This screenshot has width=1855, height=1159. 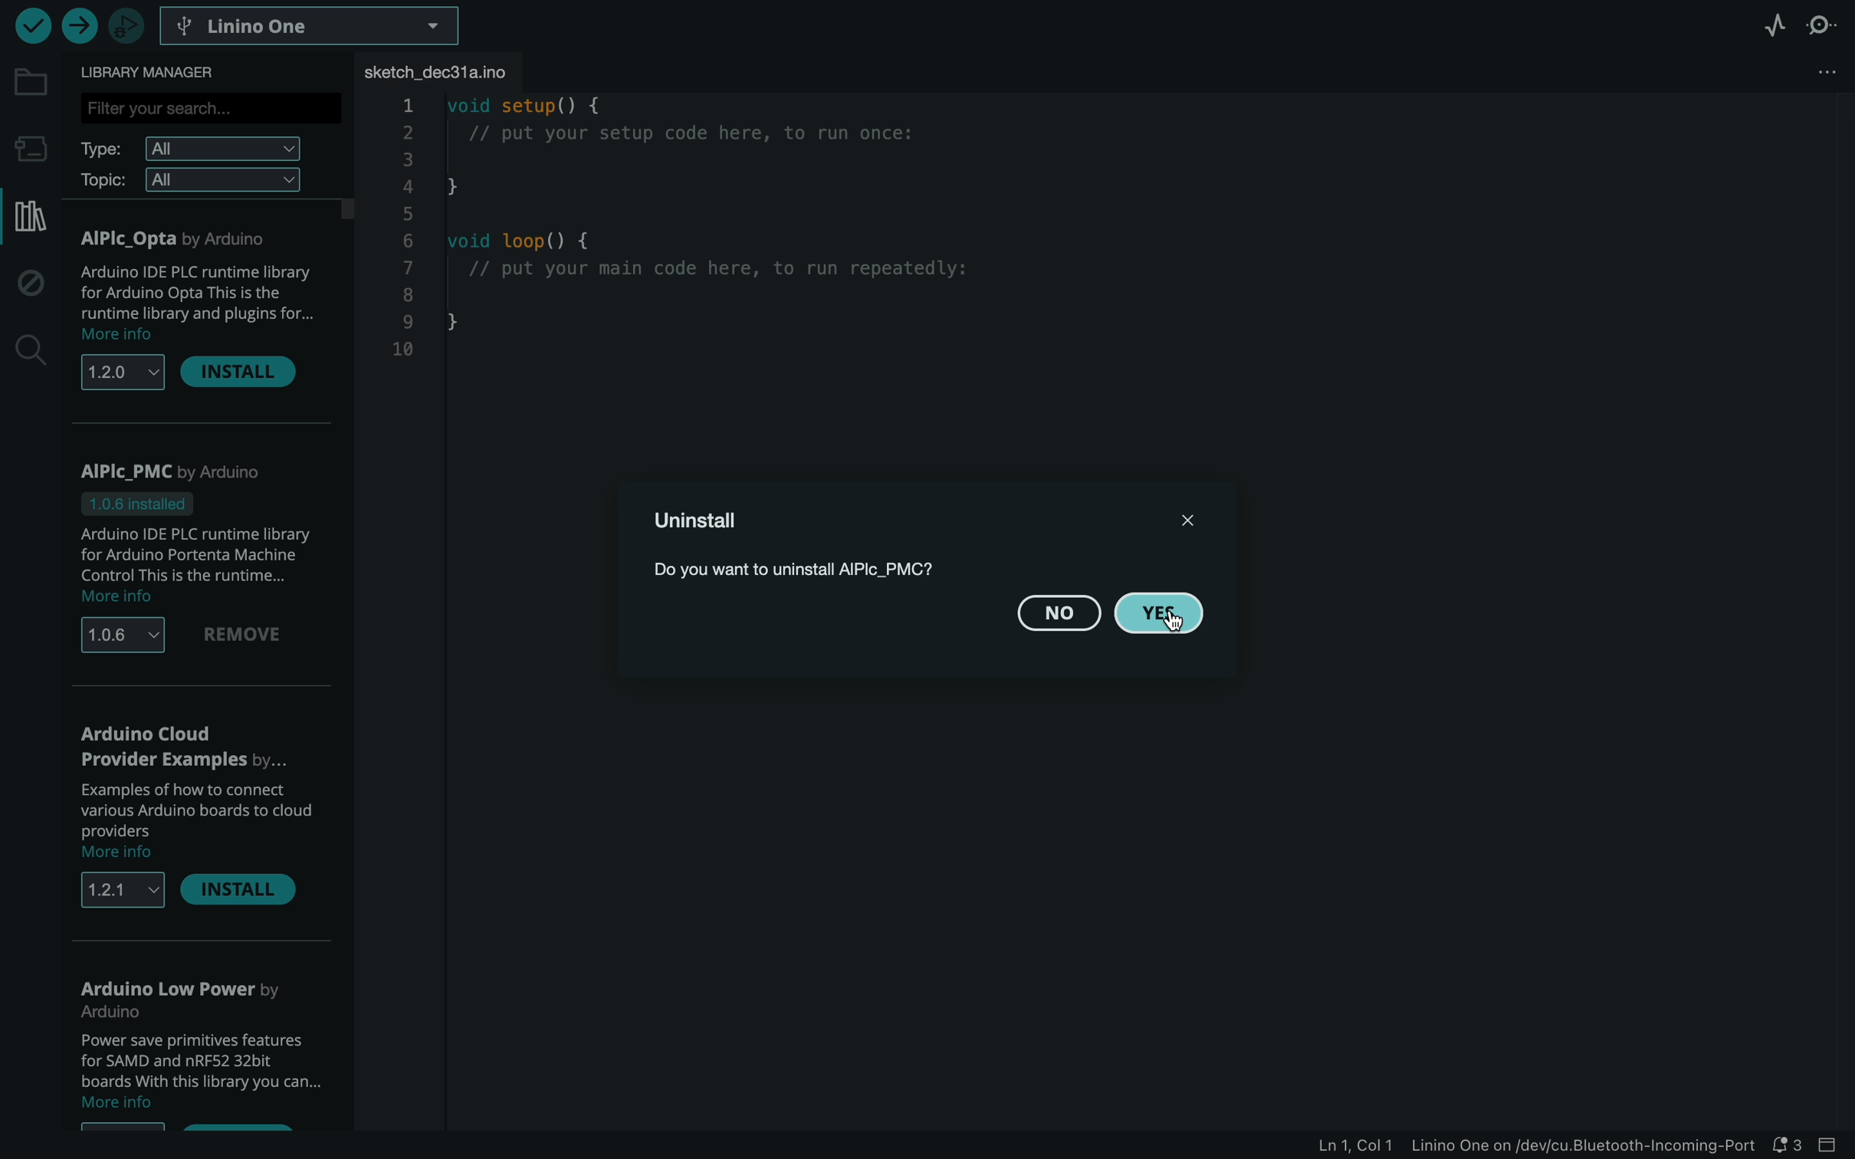 I want to click on library manager, so click(x=164, y=73).